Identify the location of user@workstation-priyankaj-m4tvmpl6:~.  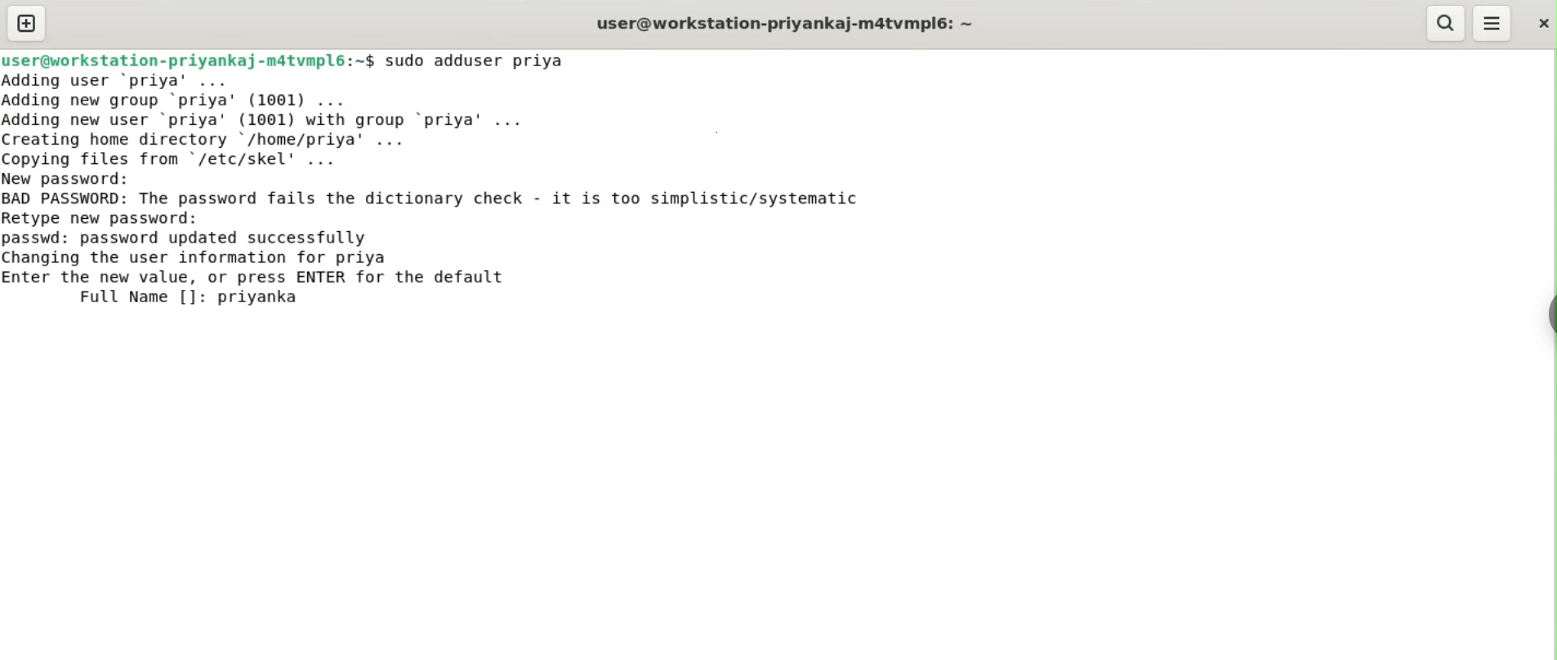
(782, 23).